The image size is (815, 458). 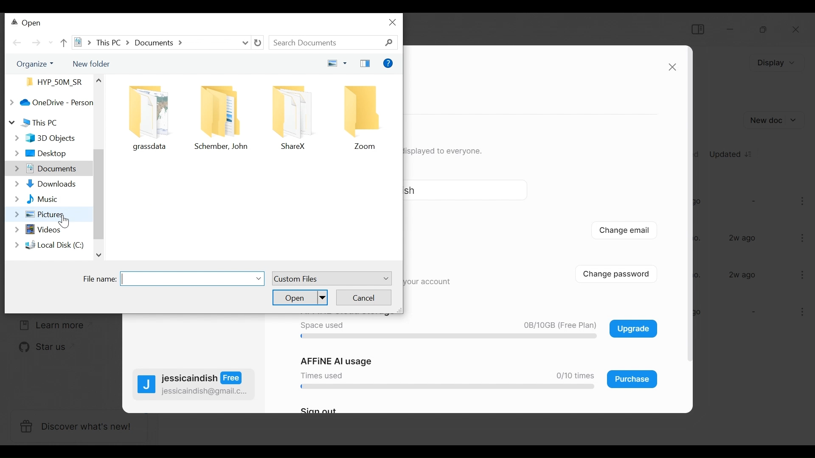 What do you see at coordinates (557, 326) in the screenshot?
I see `0B/10GB (Free Plan)` at bounding box center [557, 326].